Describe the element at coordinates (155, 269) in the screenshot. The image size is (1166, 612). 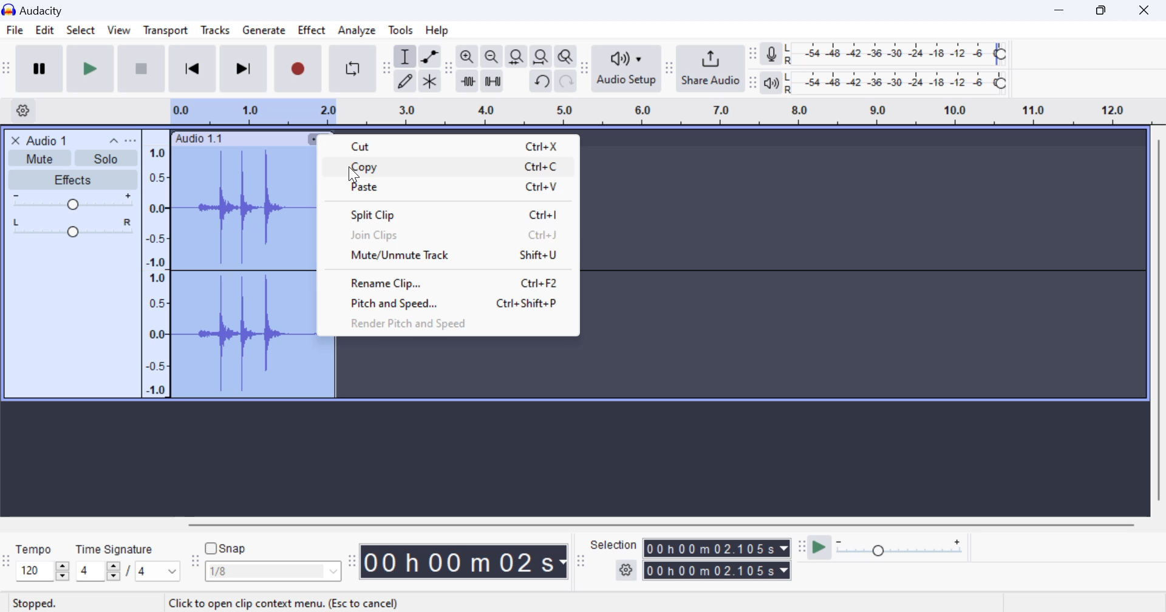
I see `Scale to measure intensity of waves in track` at that location.